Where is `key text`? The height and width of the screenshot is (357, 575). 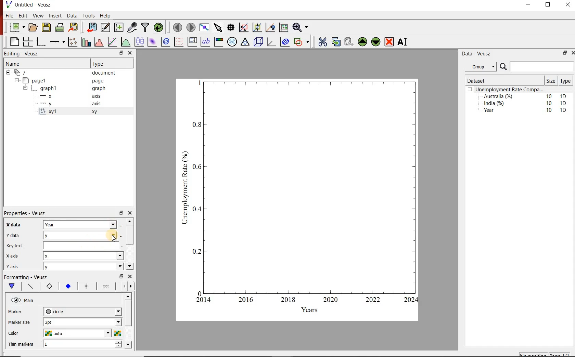
key text is located at coordinates (14, 246).